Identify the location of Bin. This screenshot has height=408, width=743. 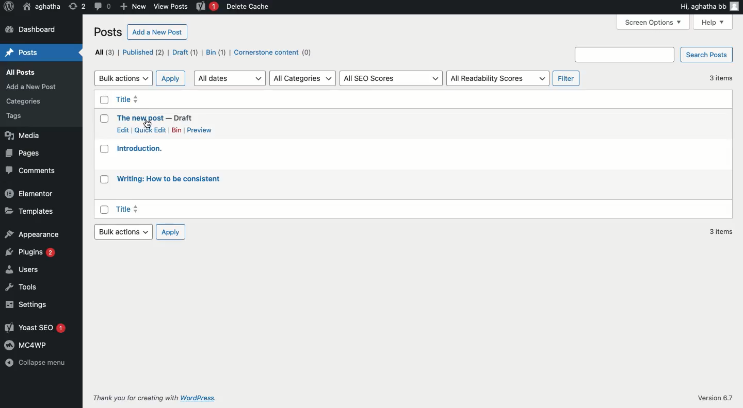
(215, 52).